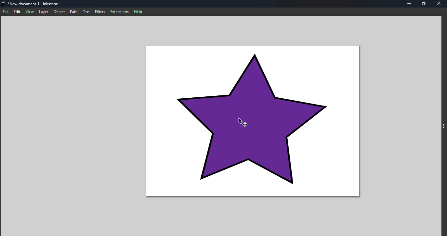  What do you see at coordinates (99, 11) in the screenshot?
I see `Filters` at bounding box center [99, 11].